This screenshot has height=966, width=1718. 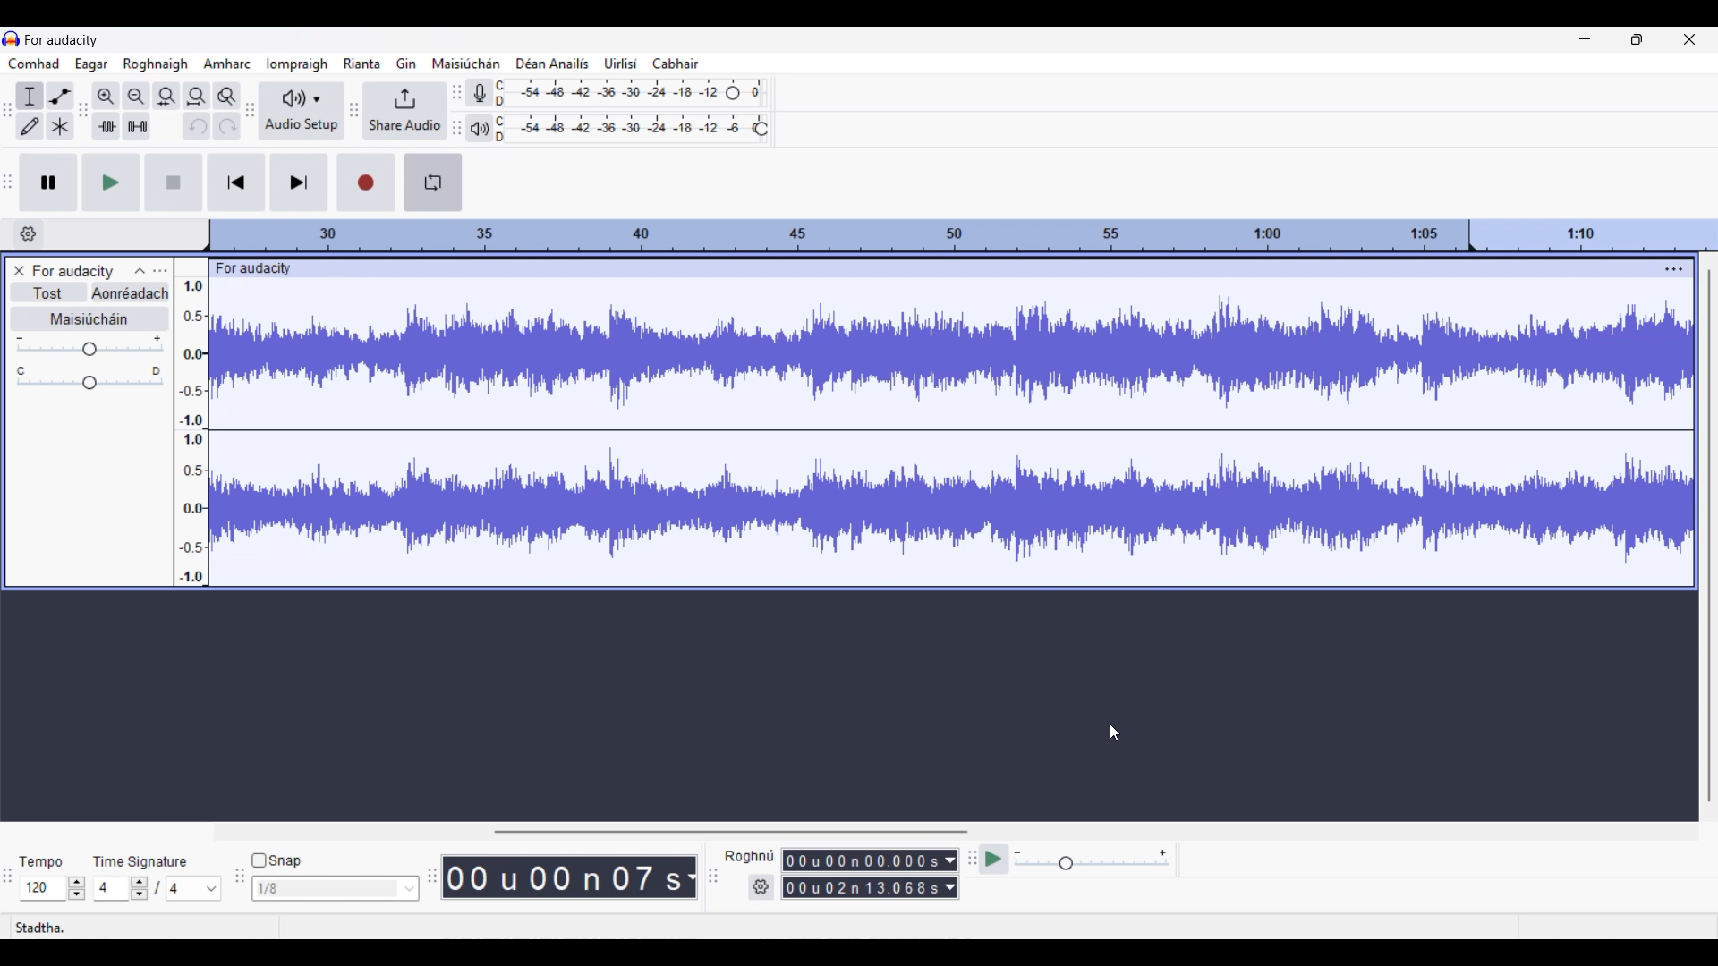 What do you see at coordinates (226, 125) in the screenshot?
I see `Redo` at bounding box center [226, 125].